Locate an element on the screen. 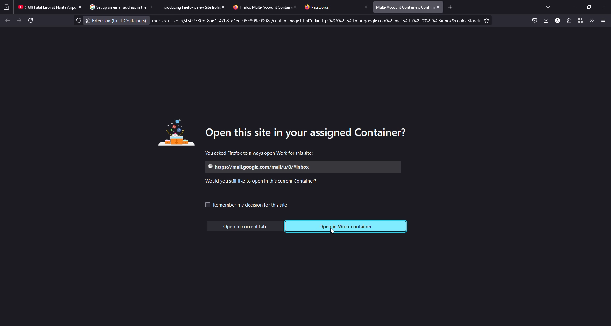  https://mail. google.com/mail/u/0/#inbox is located at coordinates (260, 167).